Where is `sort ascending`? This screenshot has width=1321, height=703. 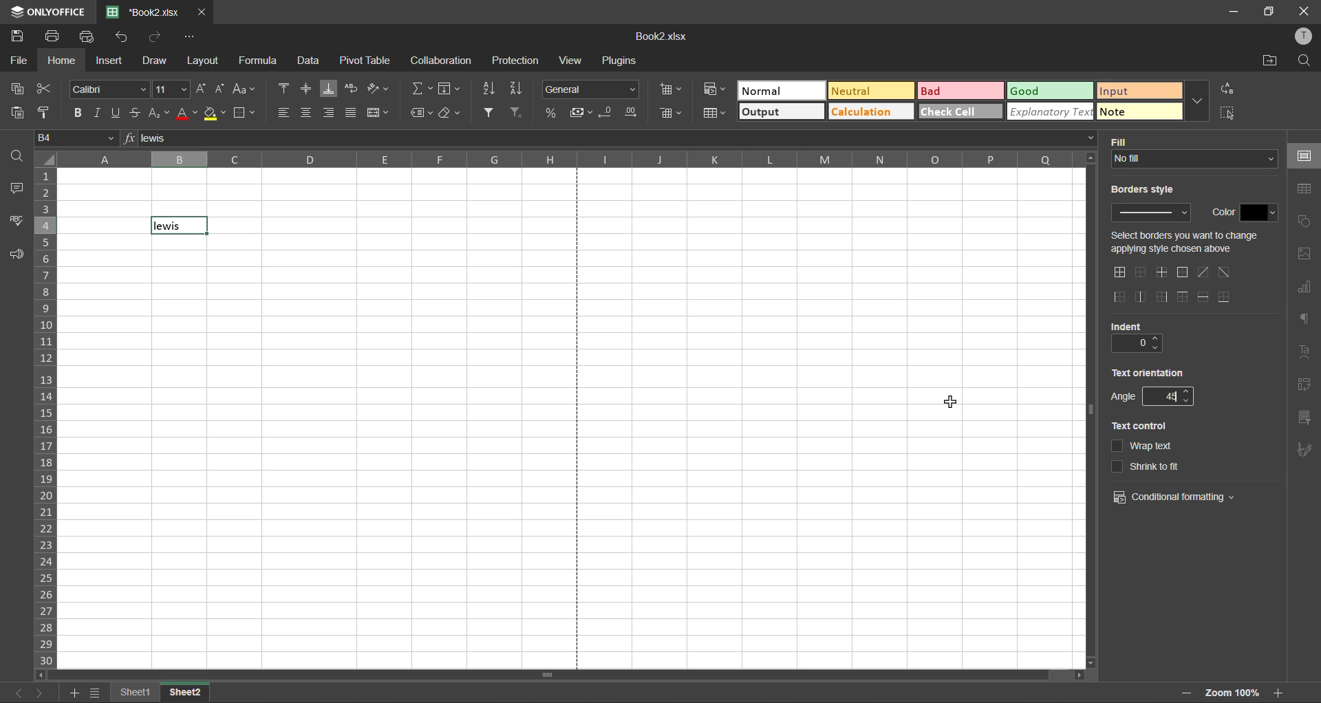
sort ascending is located at coordinates (491, 87).